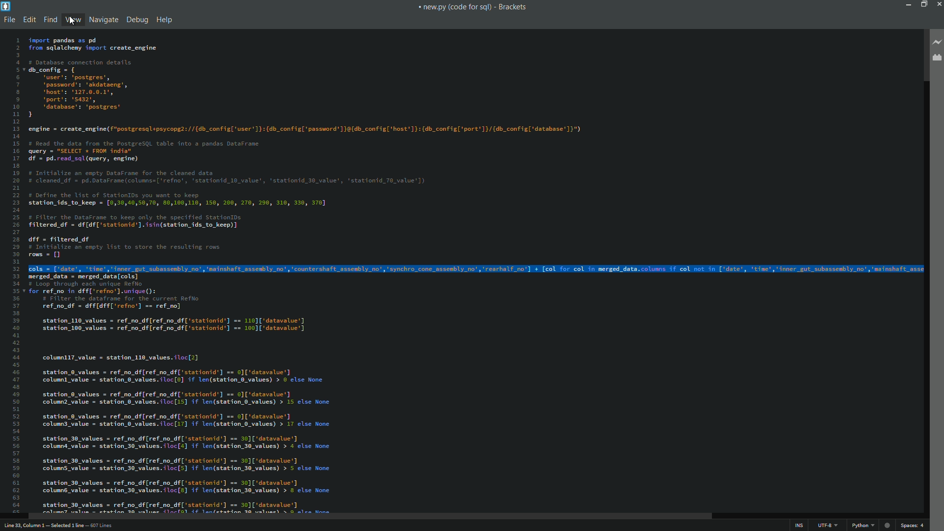  I want to click on line is selected, so click(475, 268).